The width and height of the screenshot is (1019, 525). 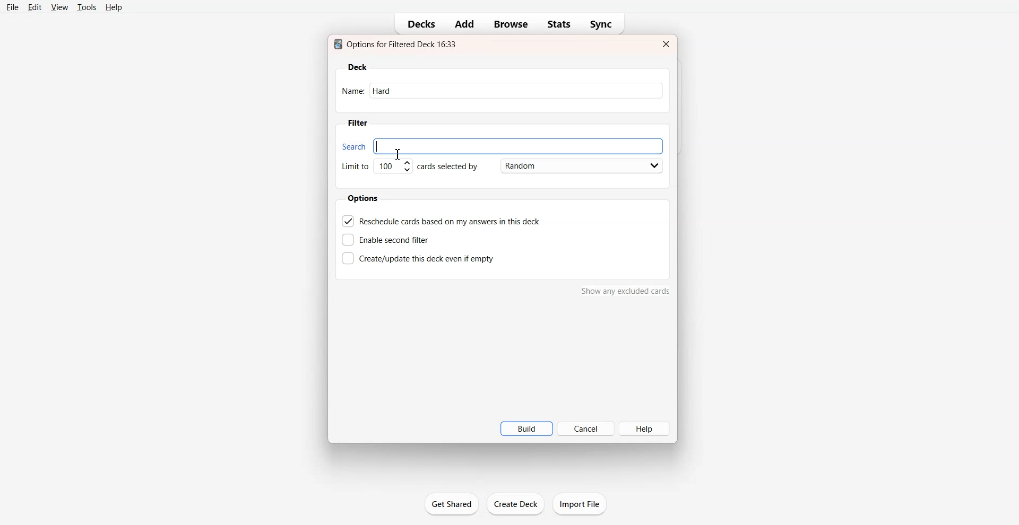 What do you see at coordinates (389, 240) in the screenshot?
I see `Enable second filter` at bounding box center [389, 240].